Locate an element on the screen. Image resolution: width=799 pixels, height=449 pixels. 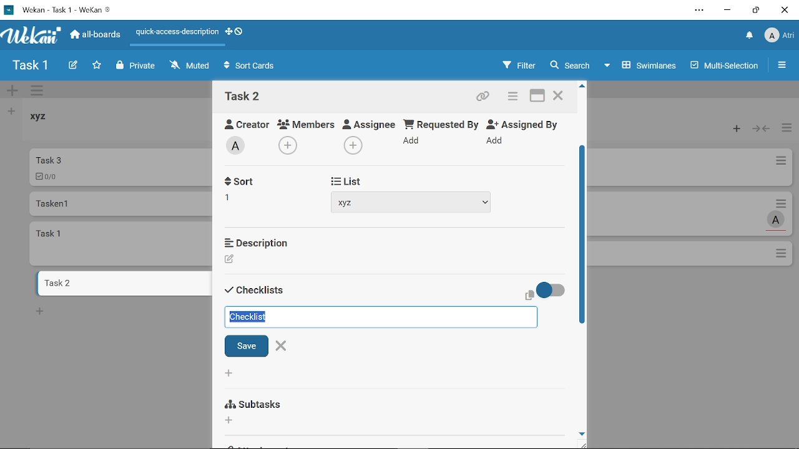
card named "task 1" is located at coordinates (122, 243).